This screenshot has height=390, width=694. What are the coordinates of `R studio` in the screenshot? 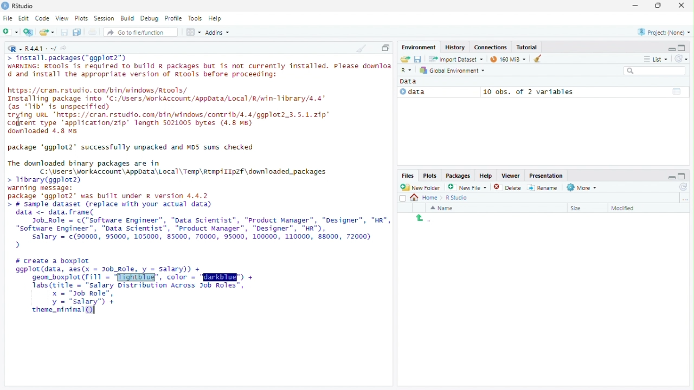 It's located at (457, 198).